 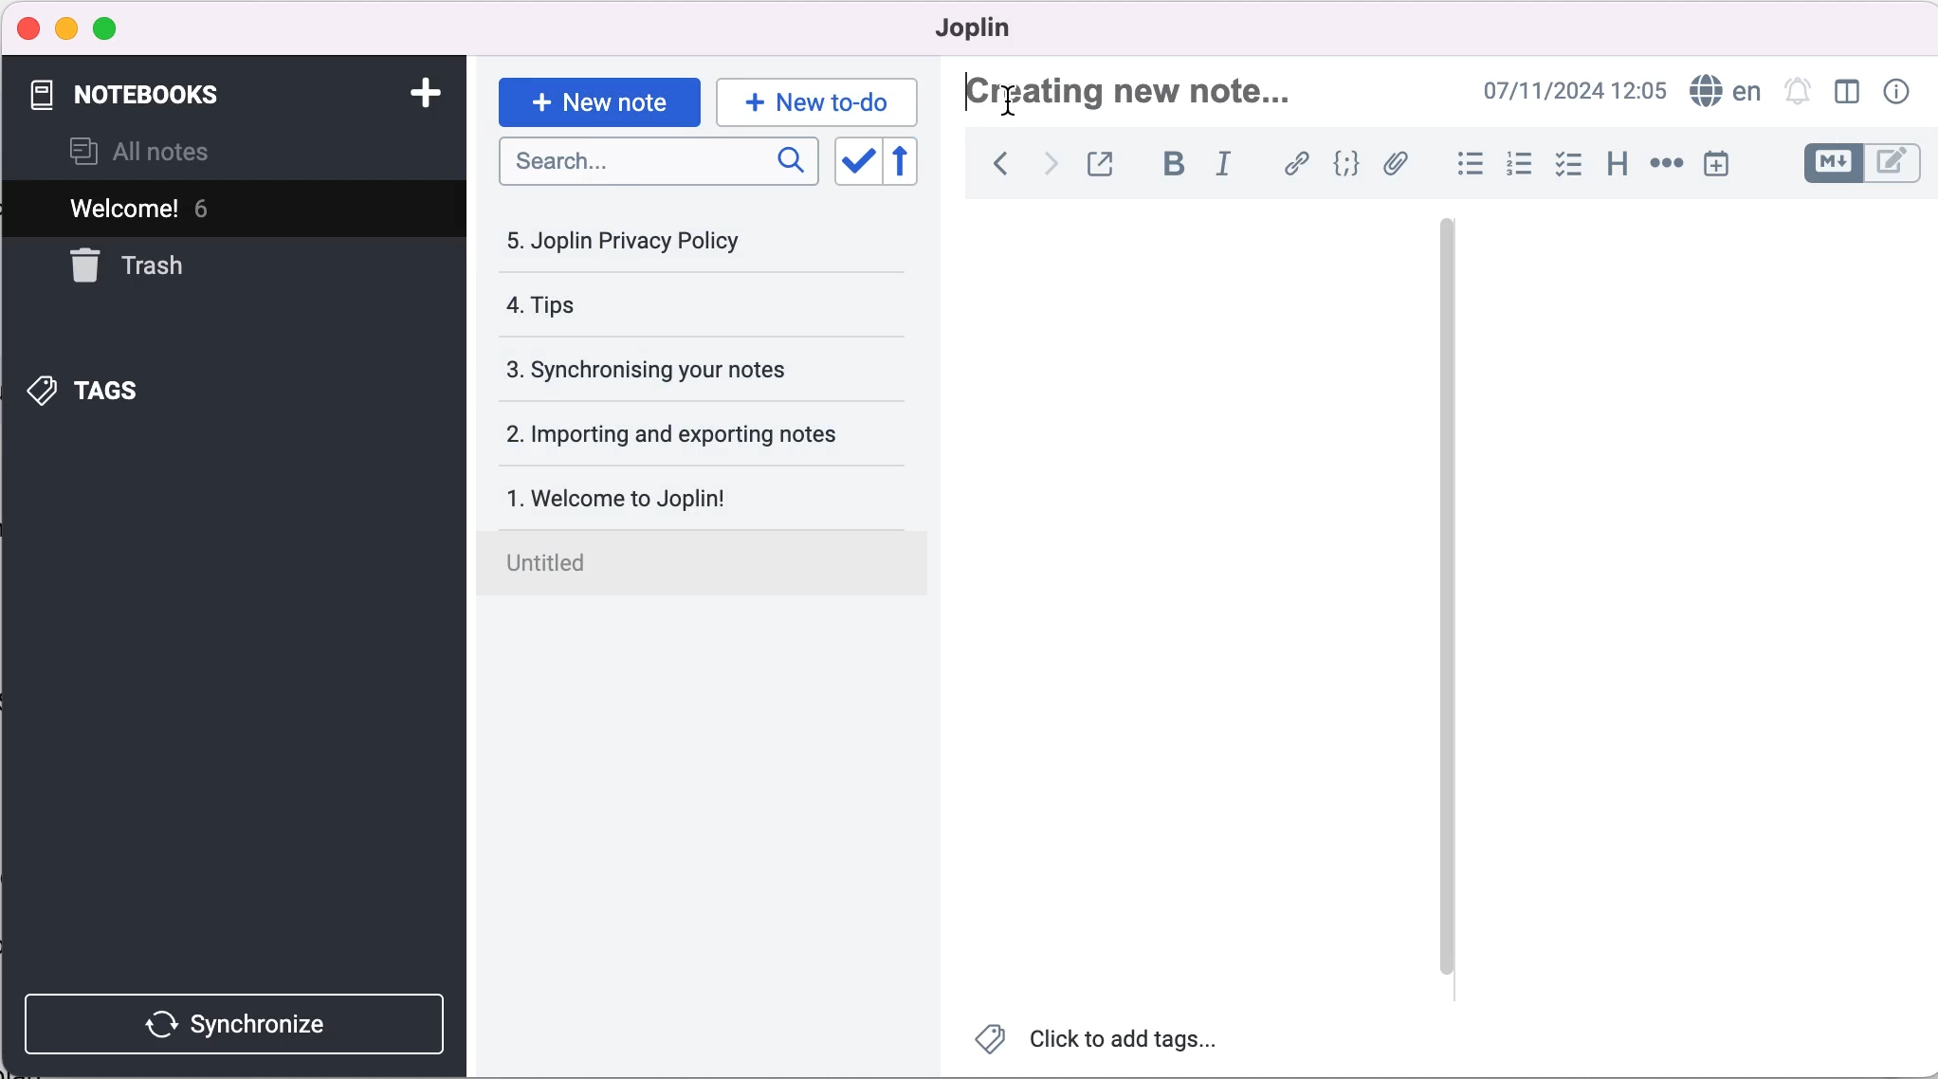 What do you see at coordinates (1198, 593) in the screenshot?
I see `black canvas` at bounding box center [1198, 593].